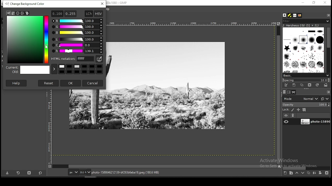 The width and height of the screenshot is (332, 186). Describe the element at coordinates (306, 75) in the screenshot. I see `select brush preset` at that location.